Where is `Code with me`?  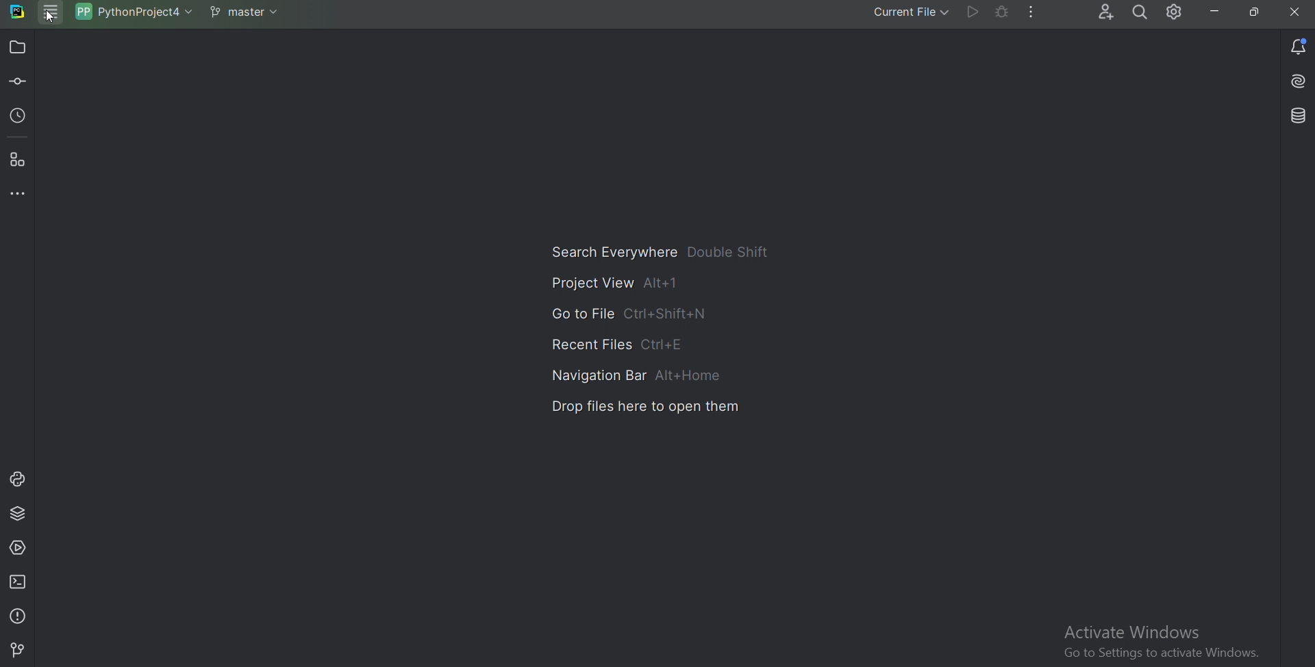 Code with me is located at coordinates (1104, 12).